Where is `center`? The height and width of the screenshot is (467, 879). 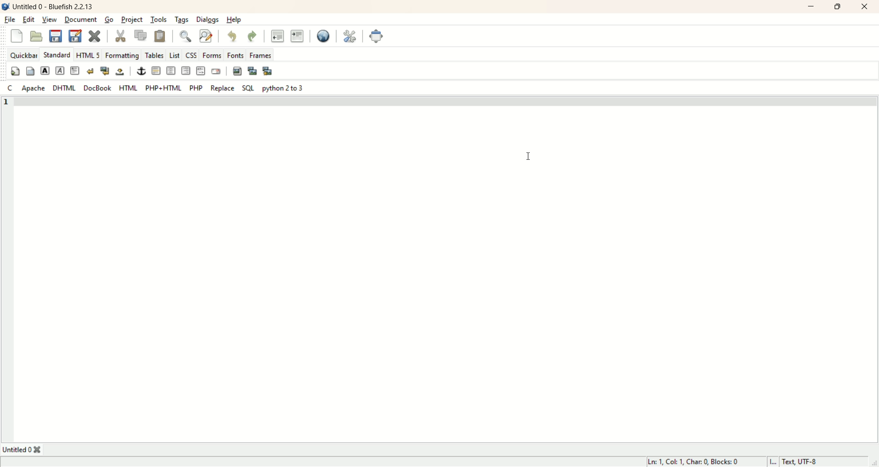 center is located at coordinates (171, 71).